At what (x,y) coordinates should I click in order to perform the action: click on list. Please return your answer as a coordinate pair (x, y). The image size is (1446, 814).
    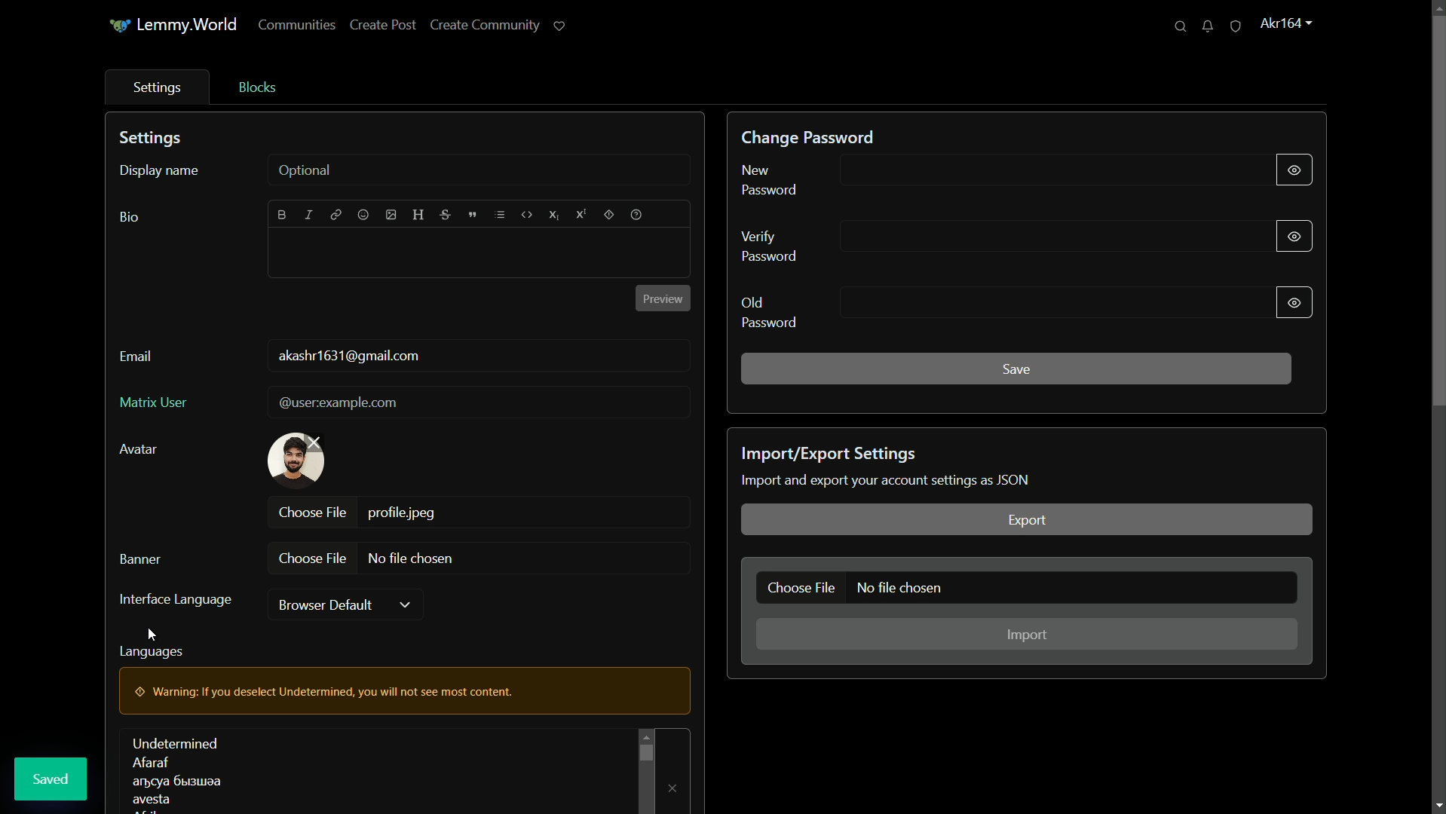
    Looking at the image, I should click on (499, 215).